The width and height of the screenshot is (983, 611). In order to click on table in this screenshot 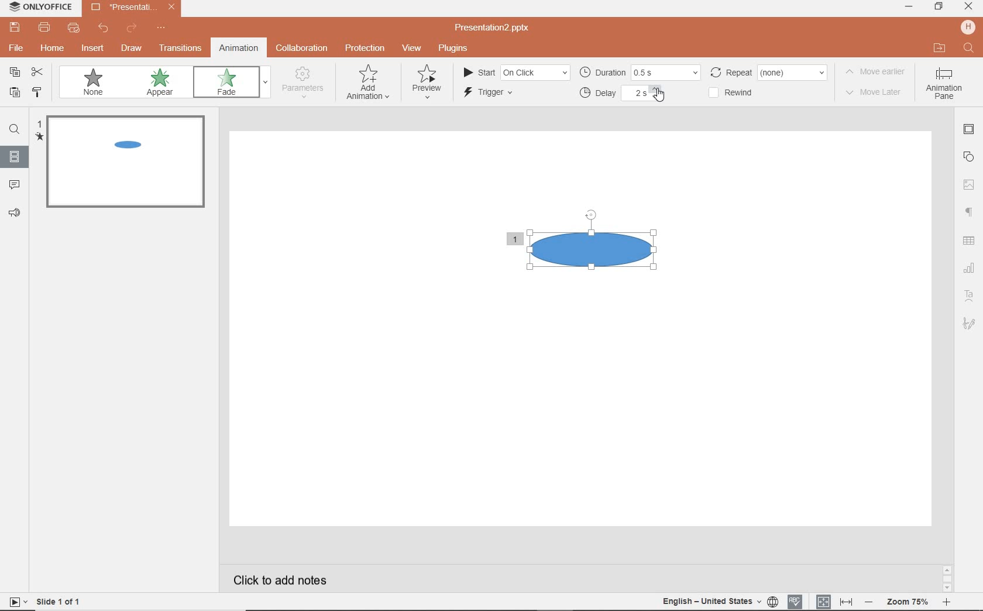, I will do `click(968, 240)`.